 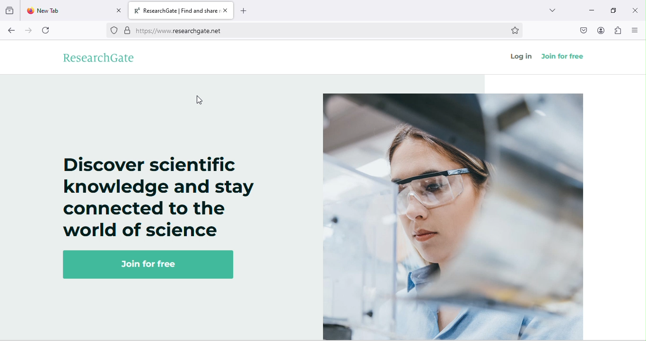 I want to click on account, so click(x=600, y=29).